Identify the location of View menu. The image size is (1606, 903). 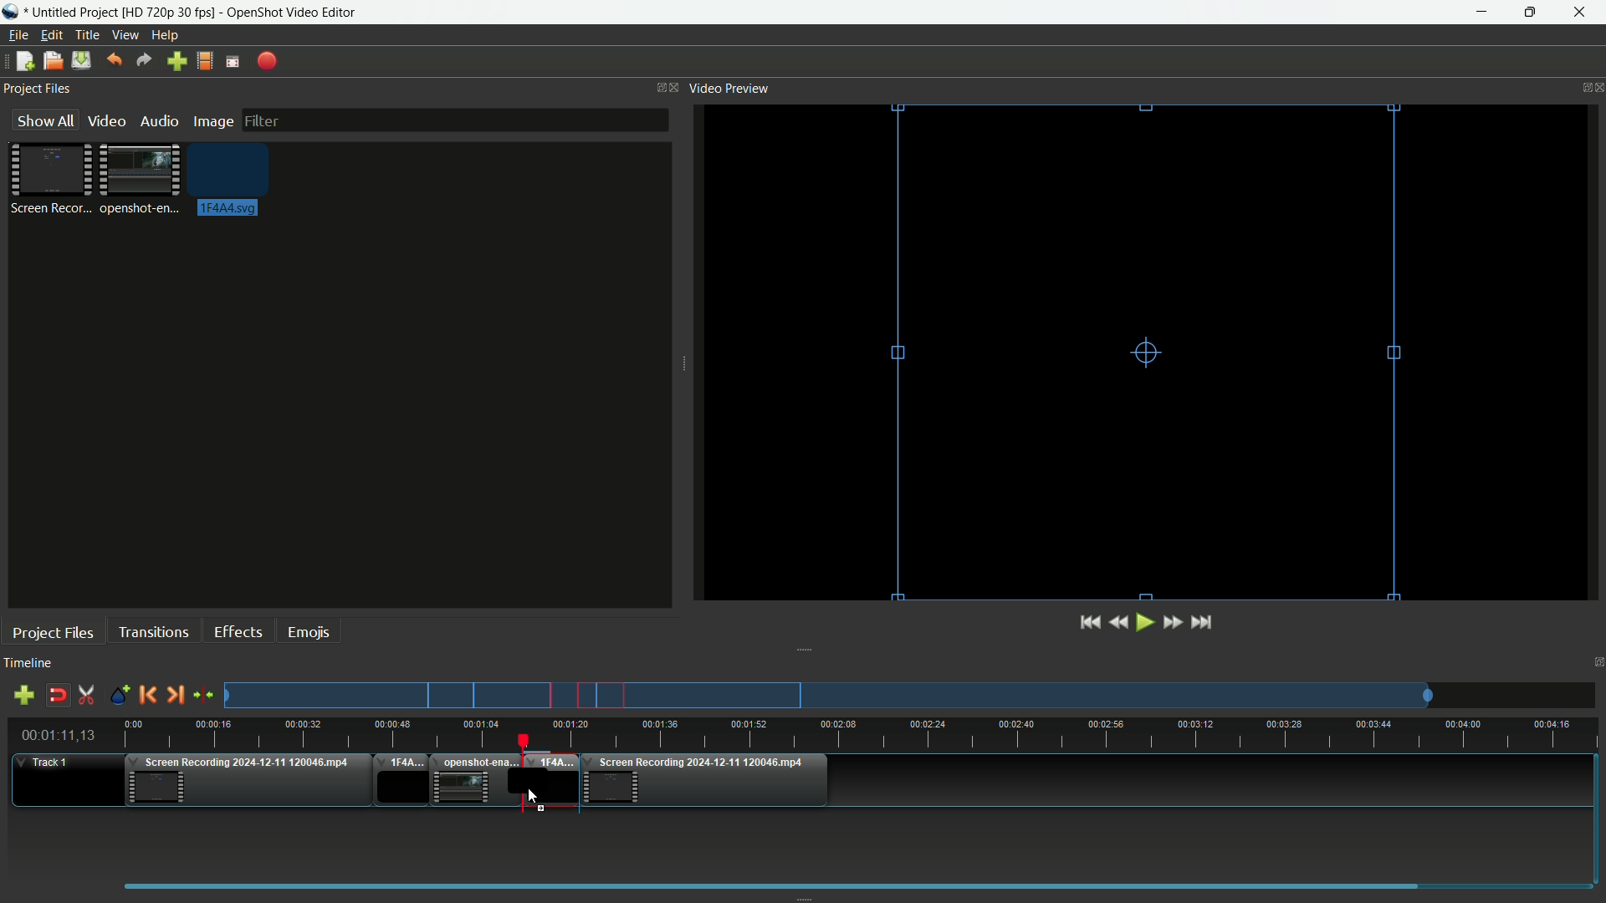
(124, 36).